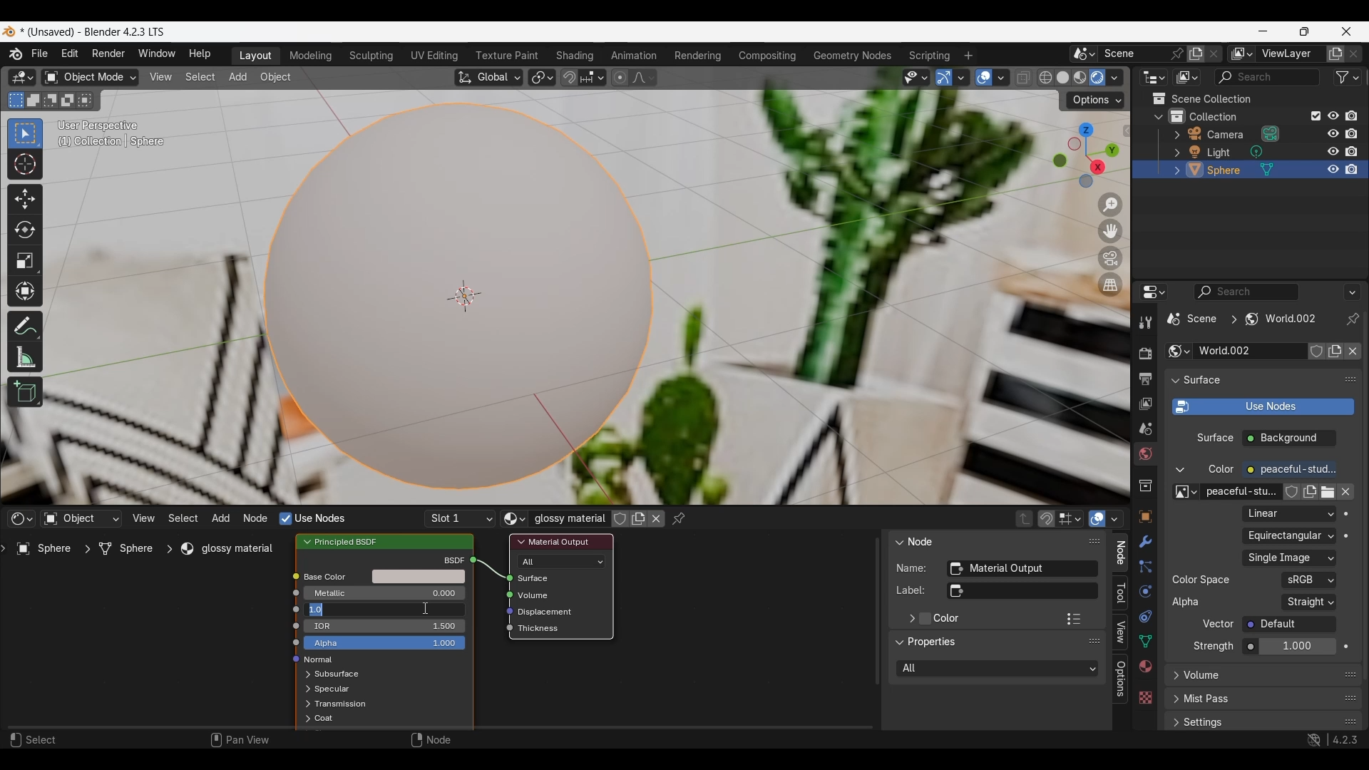 This screenshot has height=770, width=1369. What do you see at coordinates (464, 297) in the screenshot?
I see `Centre of the object` at bounding box center [464, 297].